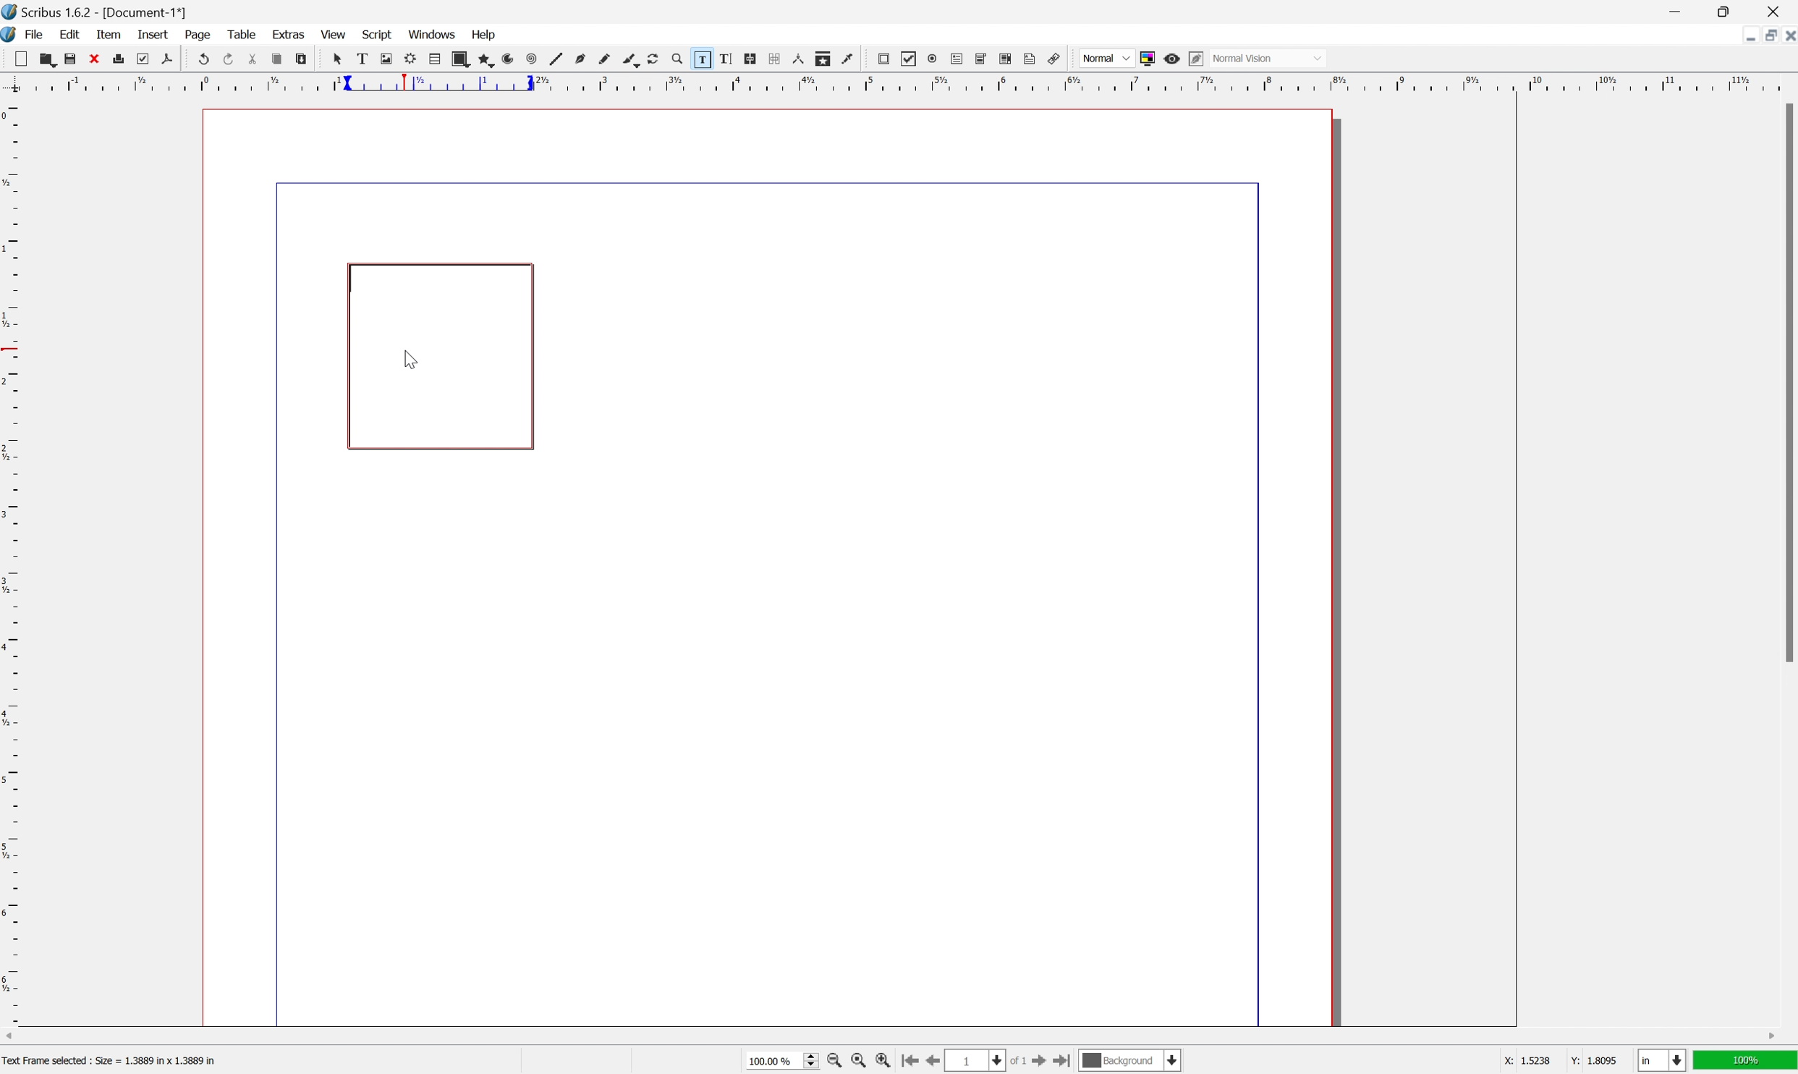 Image resolution: width=1798 pixels, height=1074 pixels. I want to click on restore down, so click(1763, 36).